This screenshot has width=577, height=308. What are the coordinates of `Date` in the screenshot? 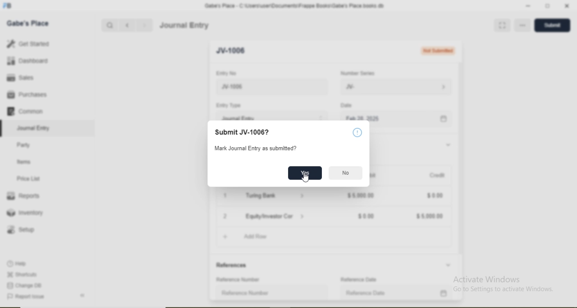 It's located at (346, 105).